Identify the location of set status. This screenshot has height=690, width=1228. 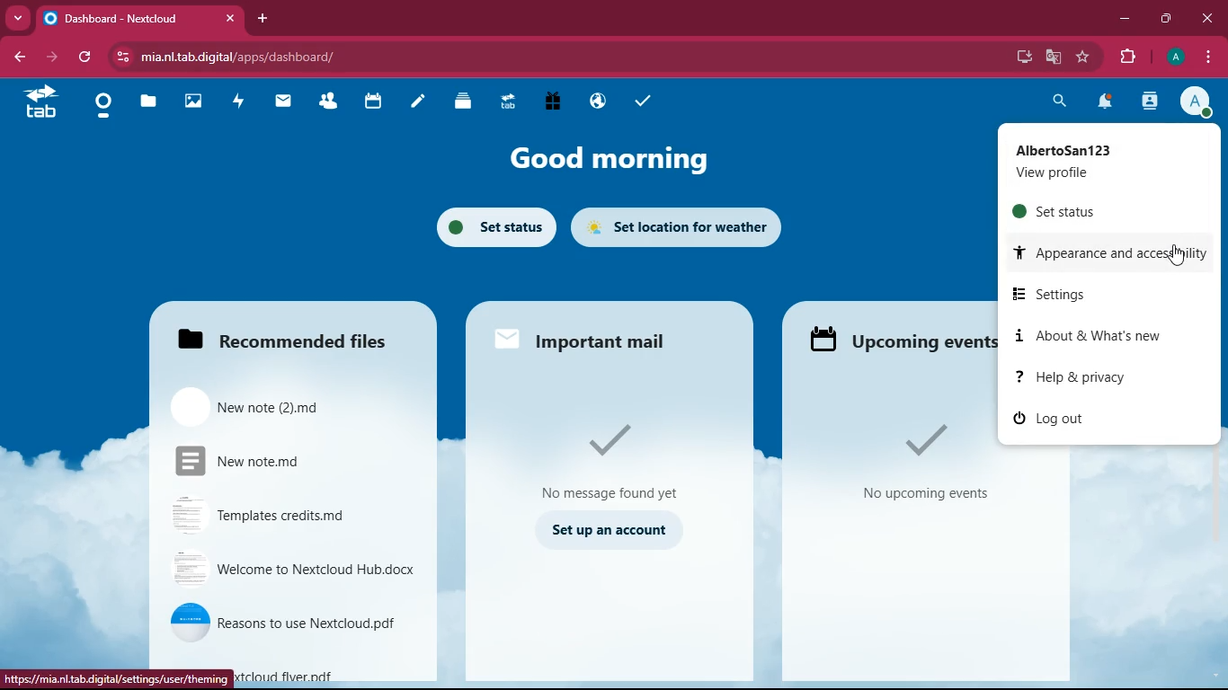
(492, 225).